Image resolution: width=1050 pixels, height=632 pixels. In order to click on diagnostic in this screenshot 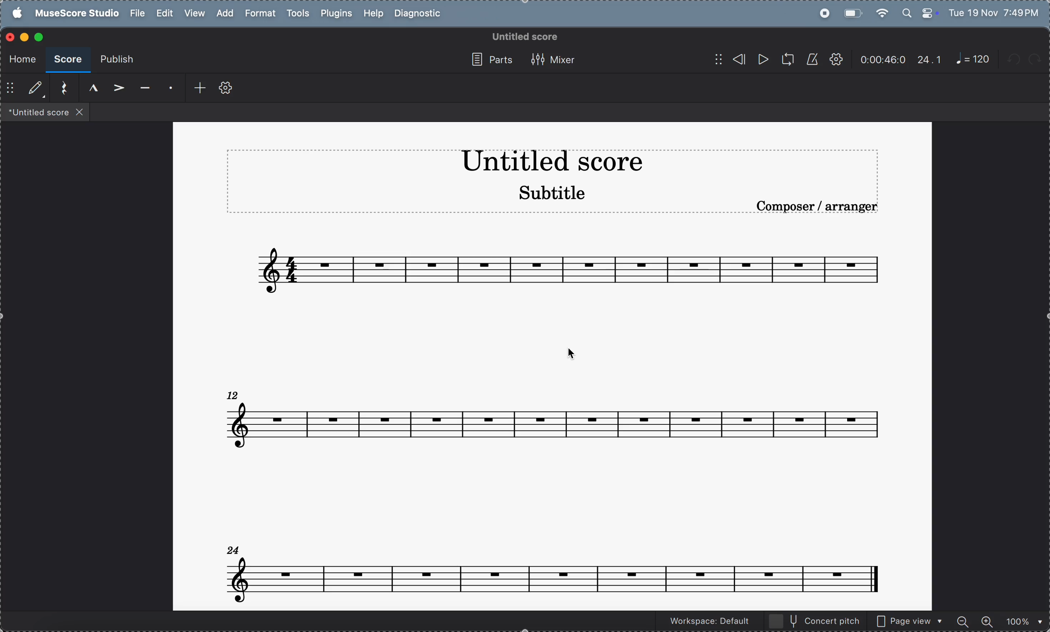, I will do `click(420, 14)`.